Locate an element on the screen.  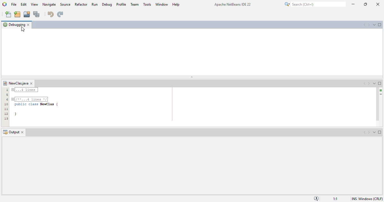
Apache NetBeans IDE 22 is located at coordinates (232, 4).